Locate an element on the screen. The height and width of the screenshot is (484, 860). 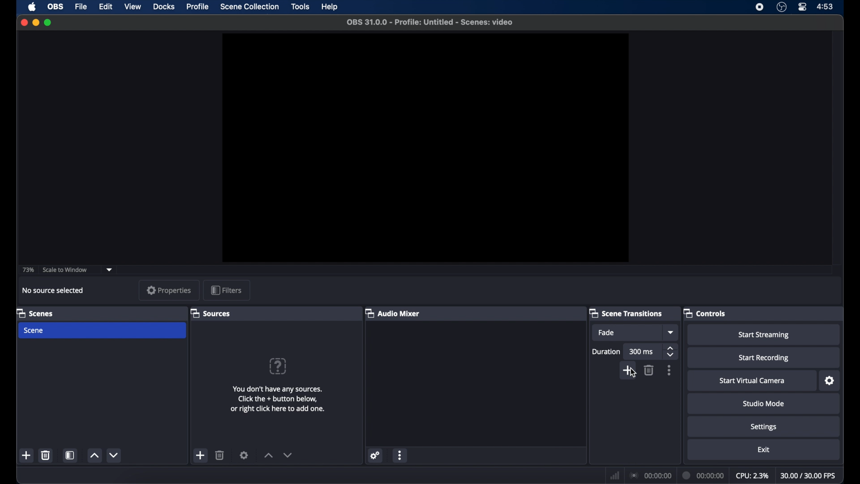
scene filters is located at coordinates (71, 455).